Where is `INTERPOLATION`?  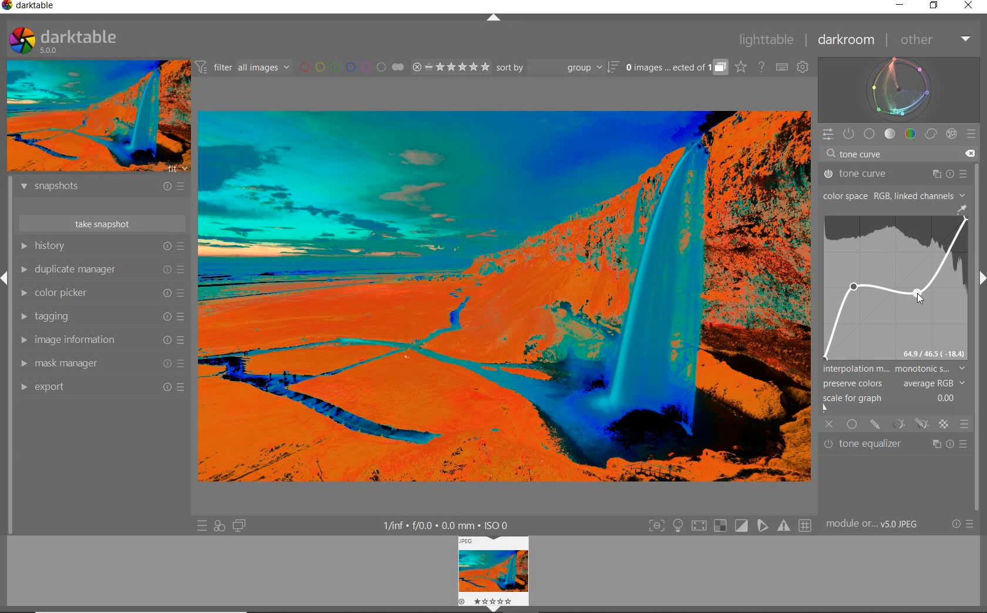 INTERPOLATION is located at coordinates (895, 370).